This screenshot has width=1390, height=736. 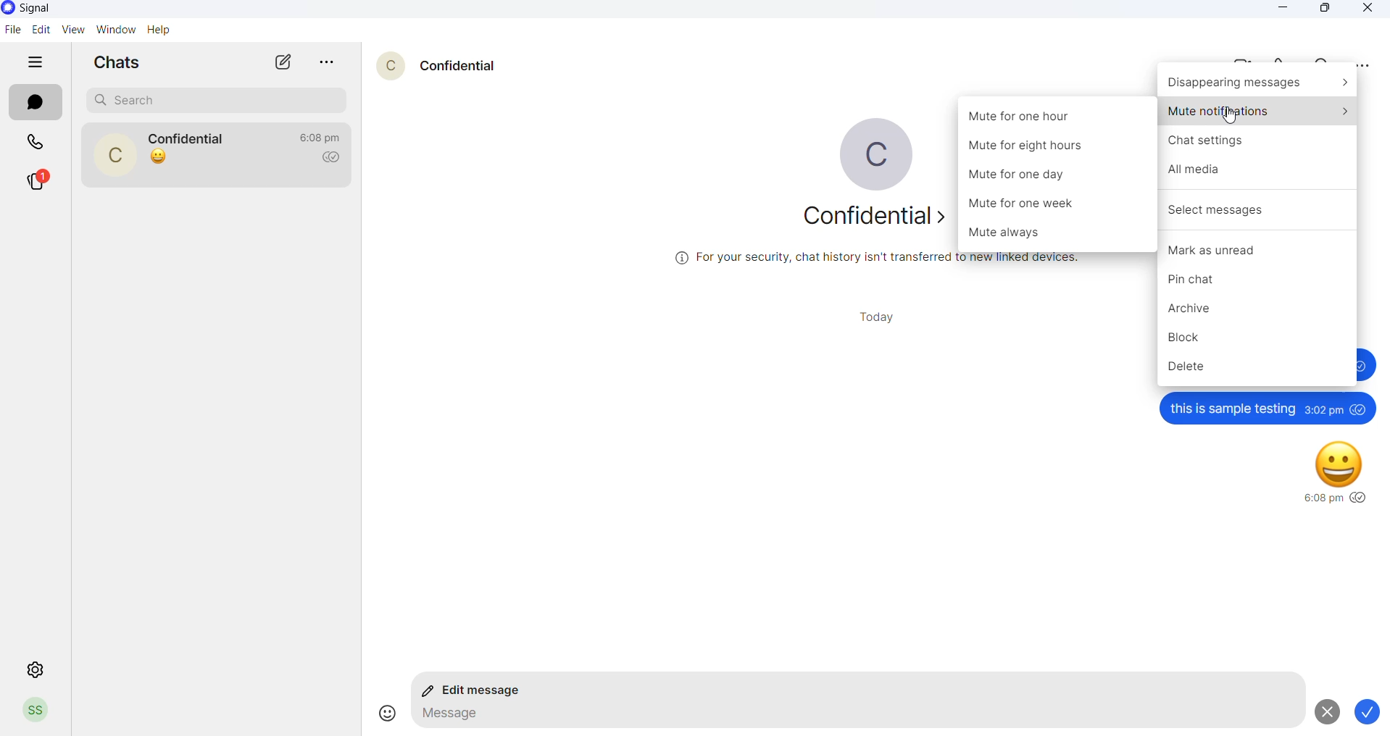 What do you see at coordinates (1258, 84) in the screenshot?
I see `disappearing messages` at bounding box center [1258, 84].